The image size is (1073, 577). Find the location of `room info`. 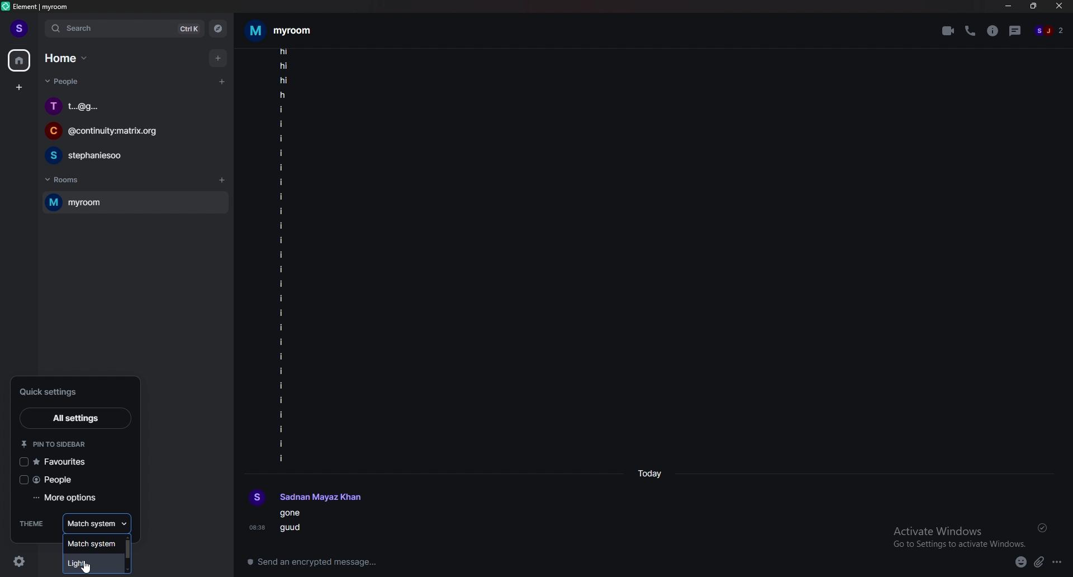

room info is located at coordinates (994, 30).